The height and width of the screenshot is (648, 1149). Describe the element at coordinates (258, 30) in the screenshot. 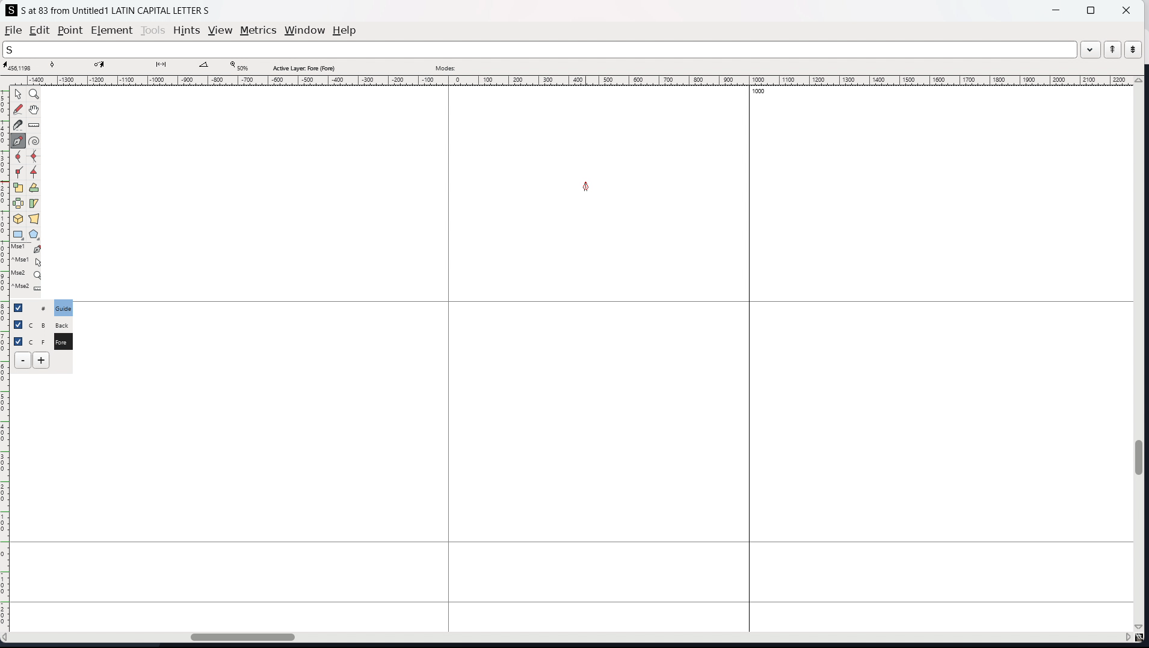

I see `metrics` at that location.